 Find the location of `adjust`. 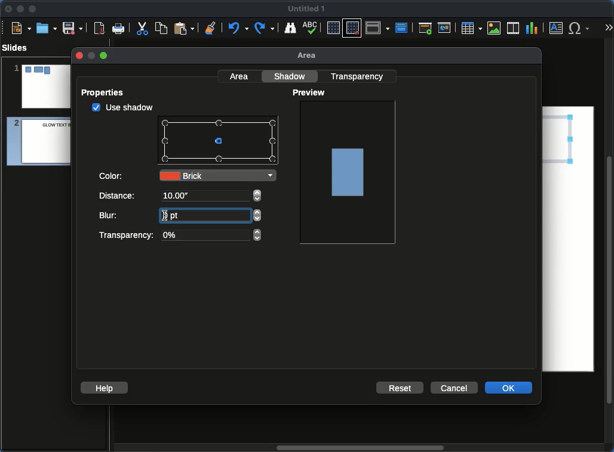

adjust is located at coordinates (257, 215).